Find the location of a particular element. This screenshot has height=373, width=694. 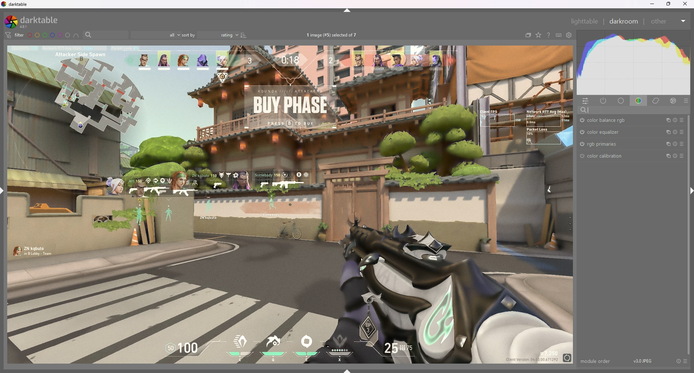

presets is located at coordinates (682, 143).